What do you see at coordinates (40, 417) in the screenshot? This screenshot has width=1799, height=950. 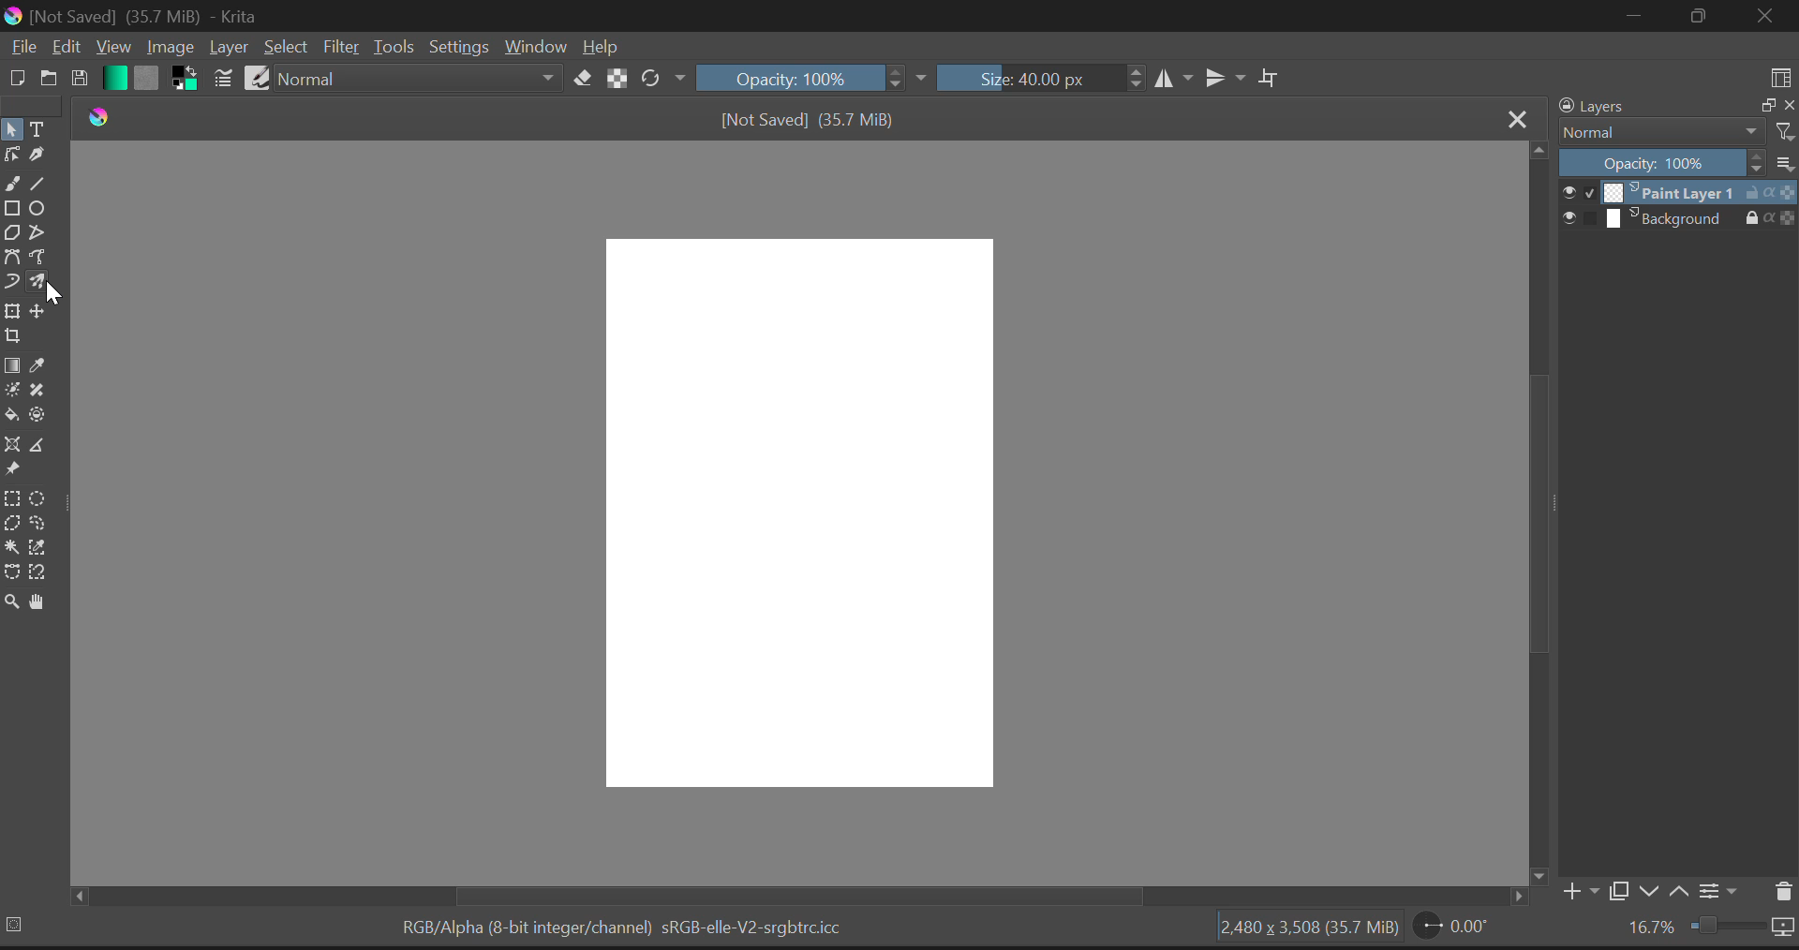 I see `Enclose and Fill` at bounding box center [40, 417].